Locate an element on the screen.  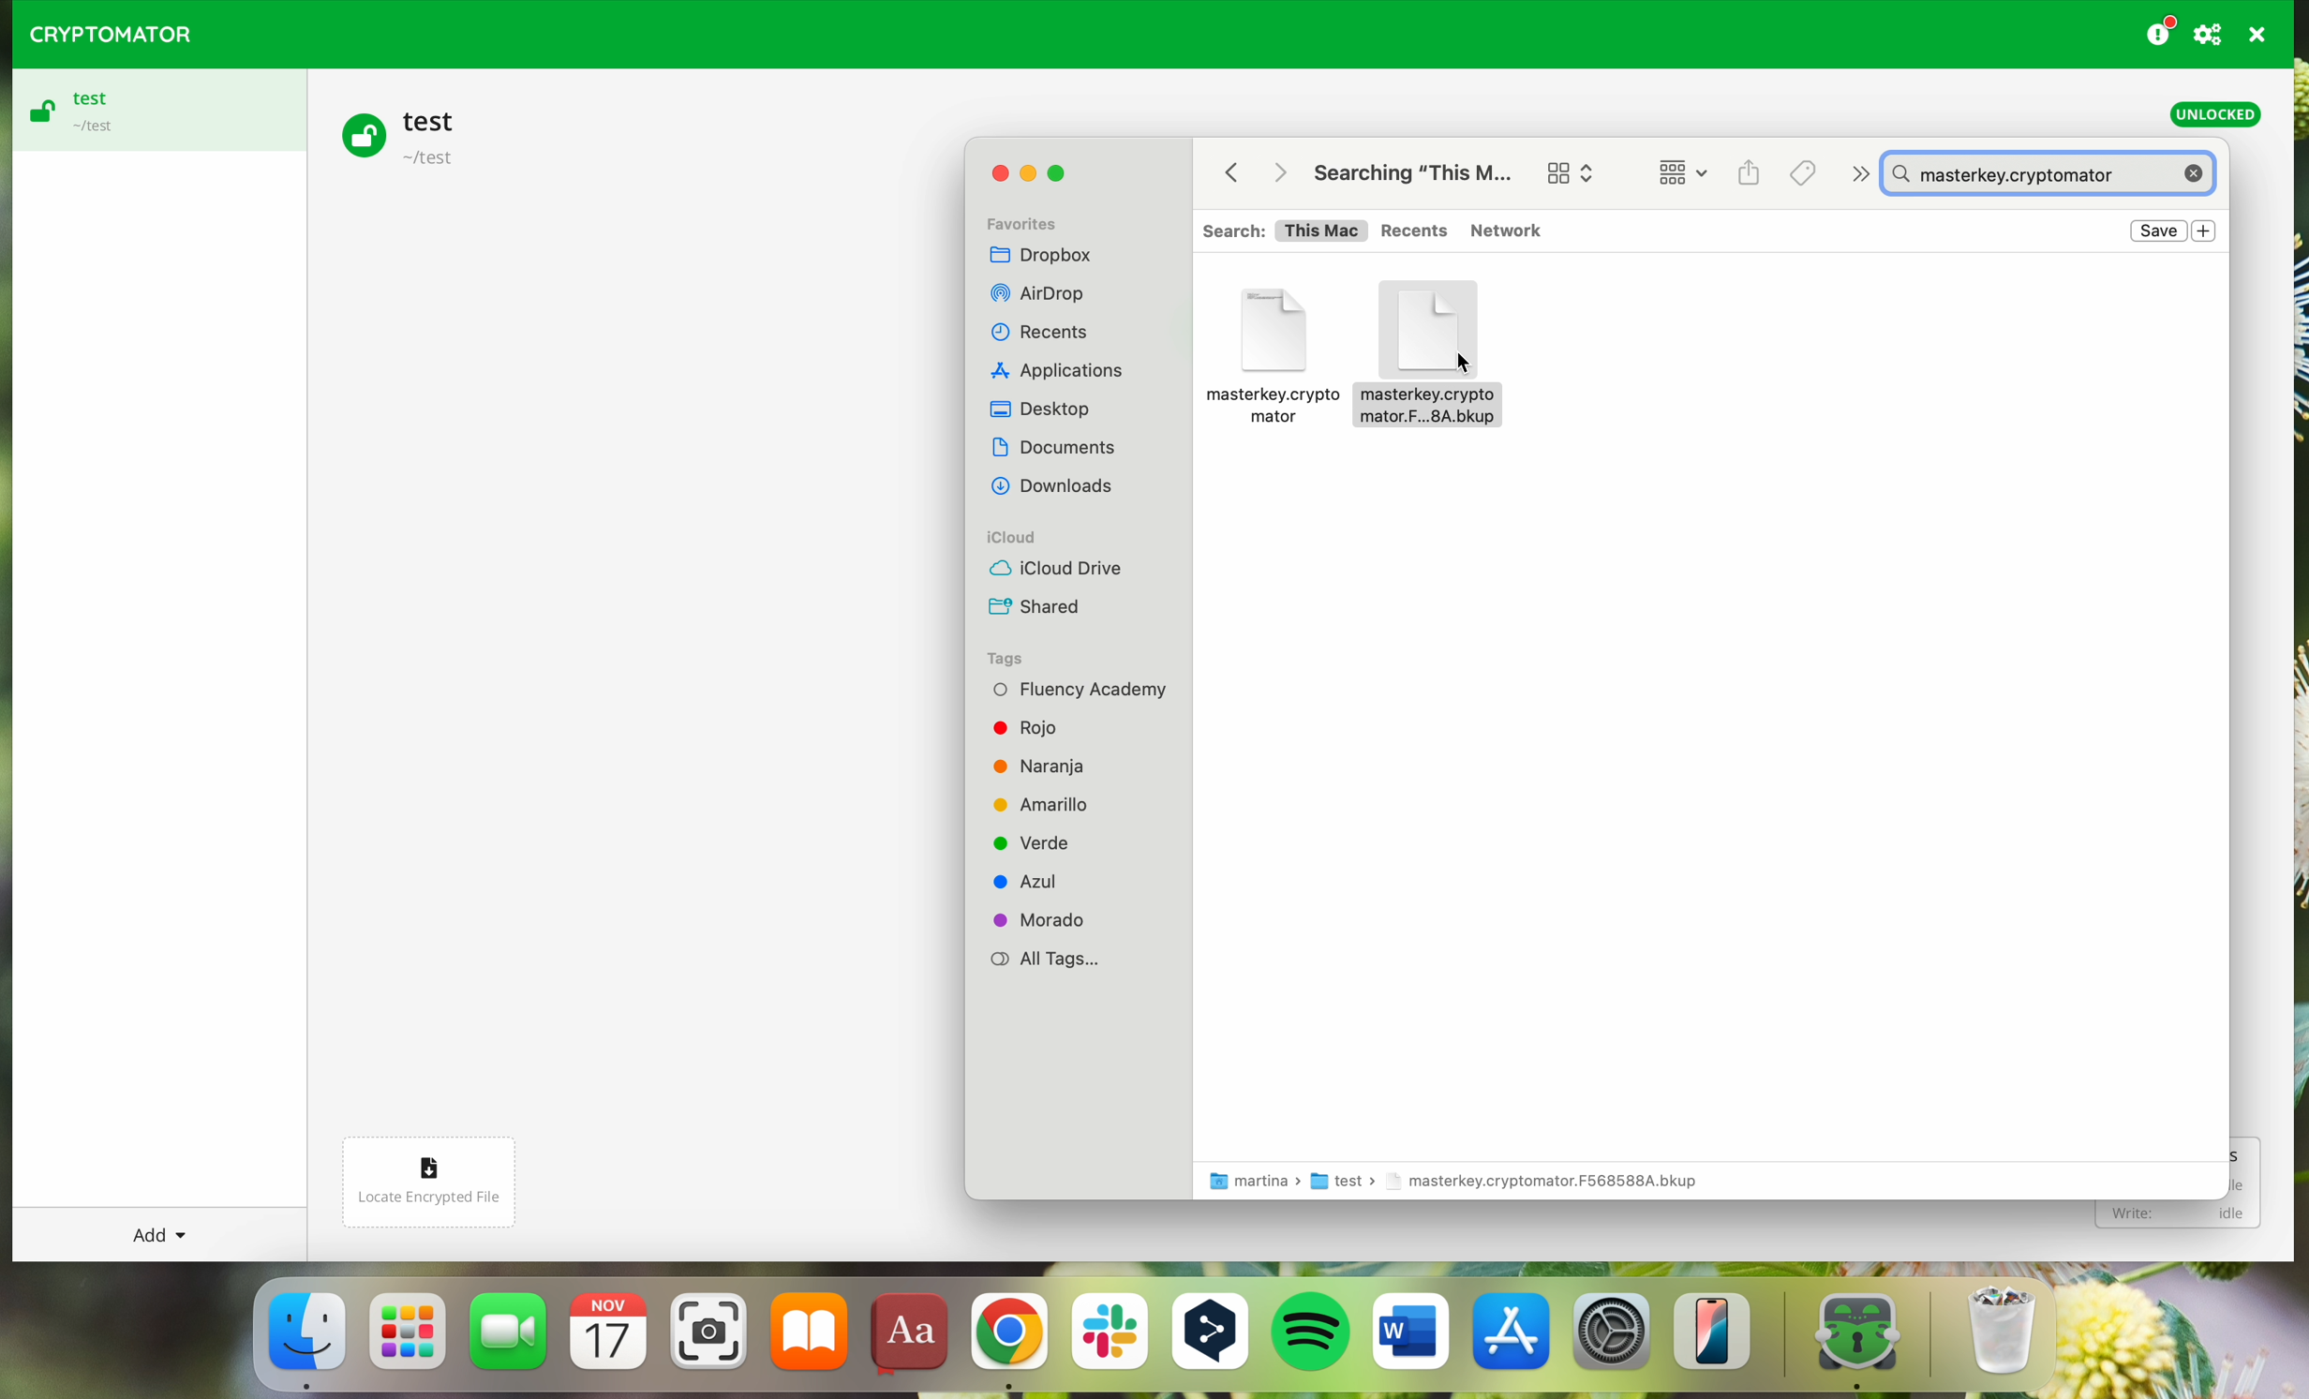
Favorites is located at coordinates (1035, 218).